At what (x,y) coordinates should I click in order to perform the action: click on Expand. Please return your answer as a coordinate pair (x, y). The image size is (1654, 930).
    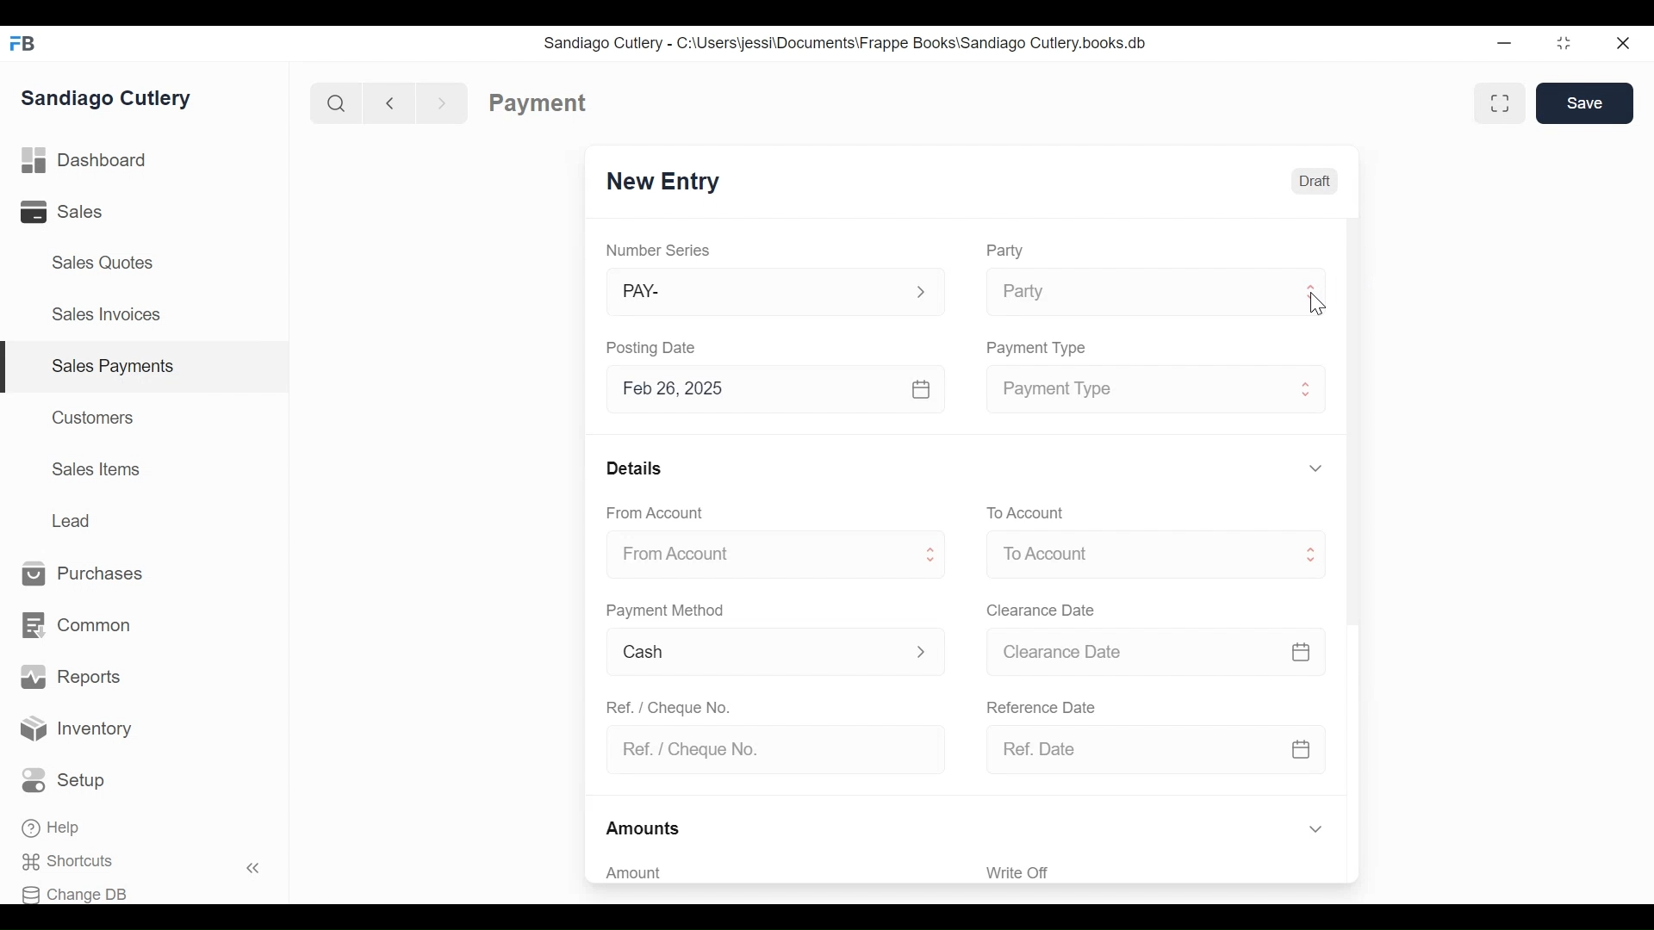
    Looking at the image, I should click on (1308, 387).